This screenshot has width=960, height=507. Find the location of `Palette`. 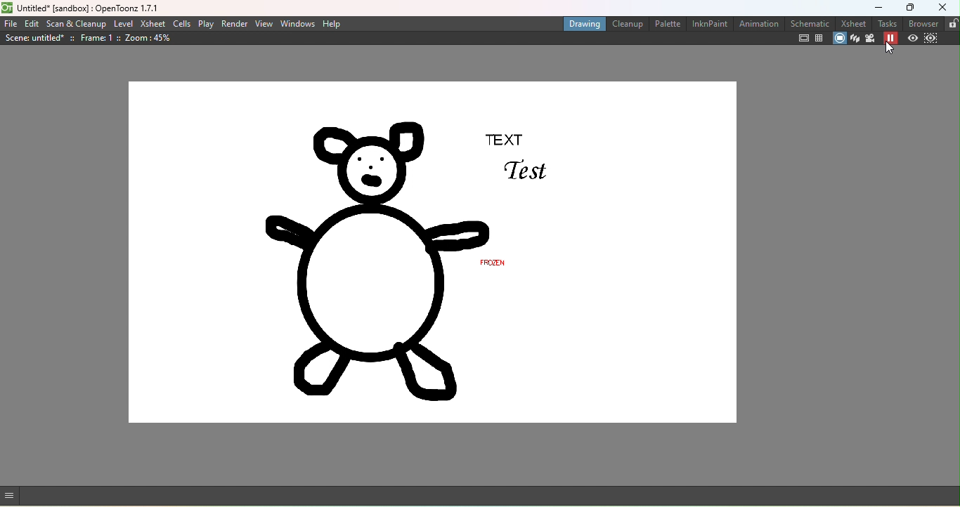

Palette is located at coordinates (666, 25).